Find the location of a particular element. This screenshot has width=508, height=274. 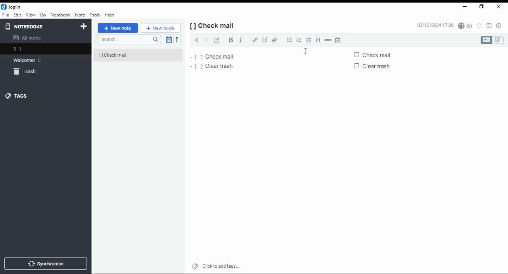

new notebook is located at coordinates (84, 27).